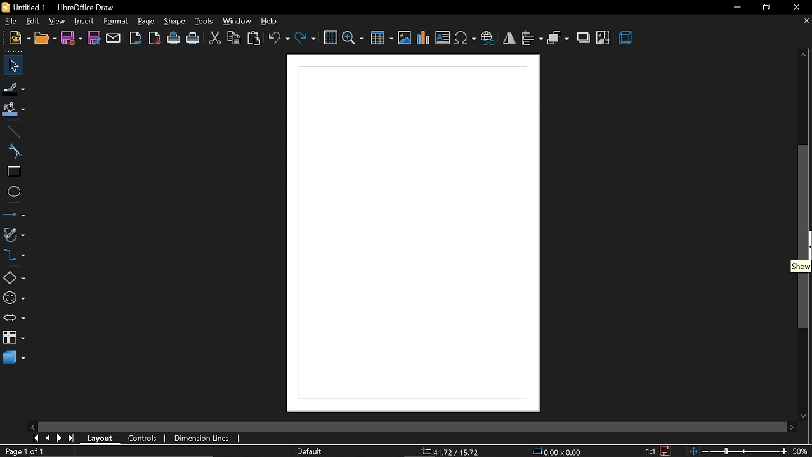 This screenshot has width=812, height=457. I want to click on curve, so click(11, 151).